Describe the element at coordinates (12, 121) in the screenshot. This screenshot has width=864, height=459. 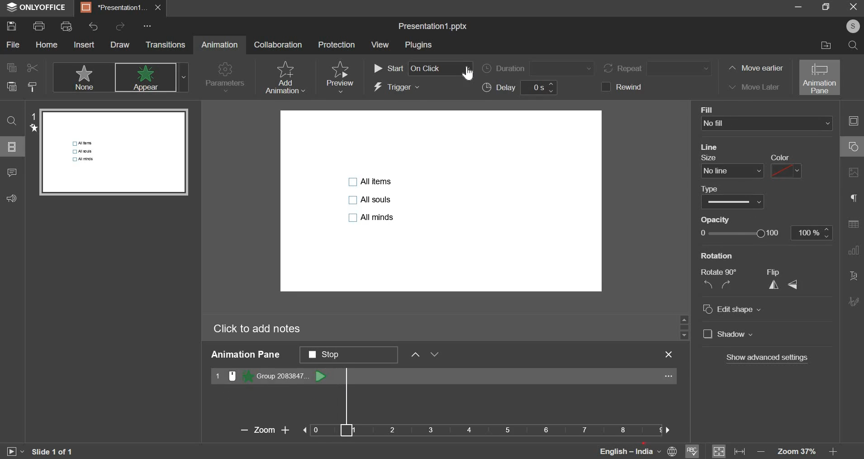
I see `find` at that location.